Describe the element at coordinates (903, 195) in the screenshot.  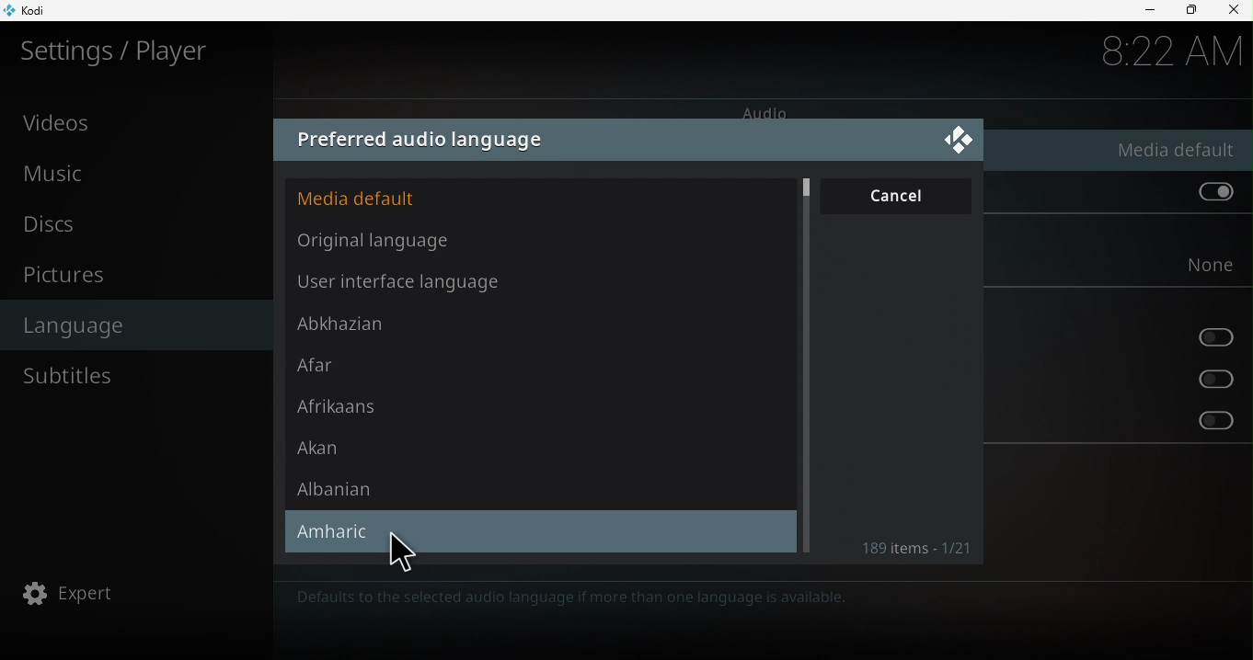
I see `Cancel` at that location.